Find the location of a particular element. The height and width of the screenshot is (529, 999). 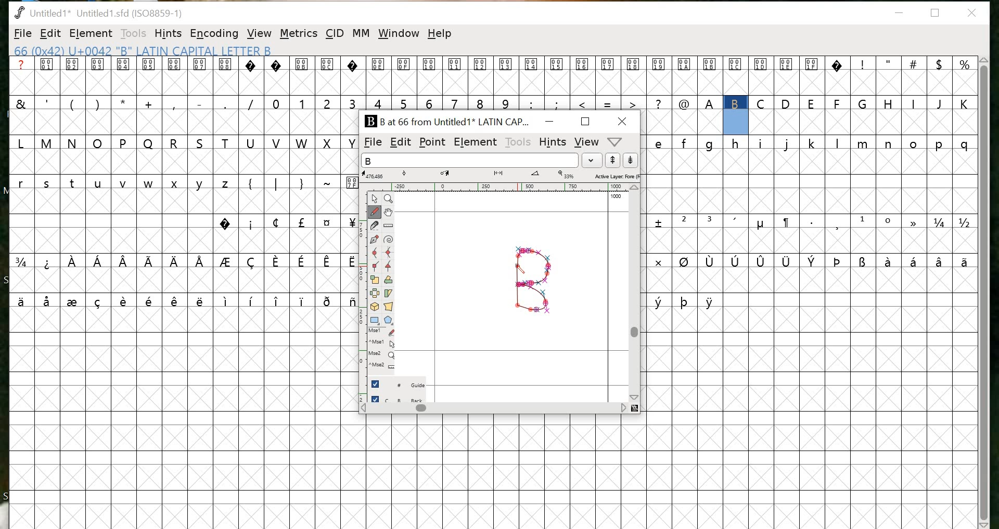

Pen is located at coordinates (375, 241).